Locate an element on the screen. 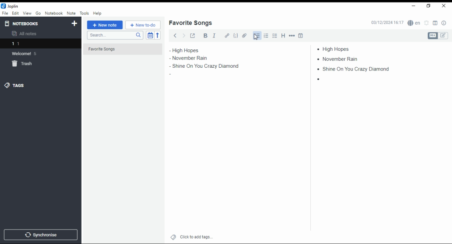  list name is located at coordinates (190, 23).